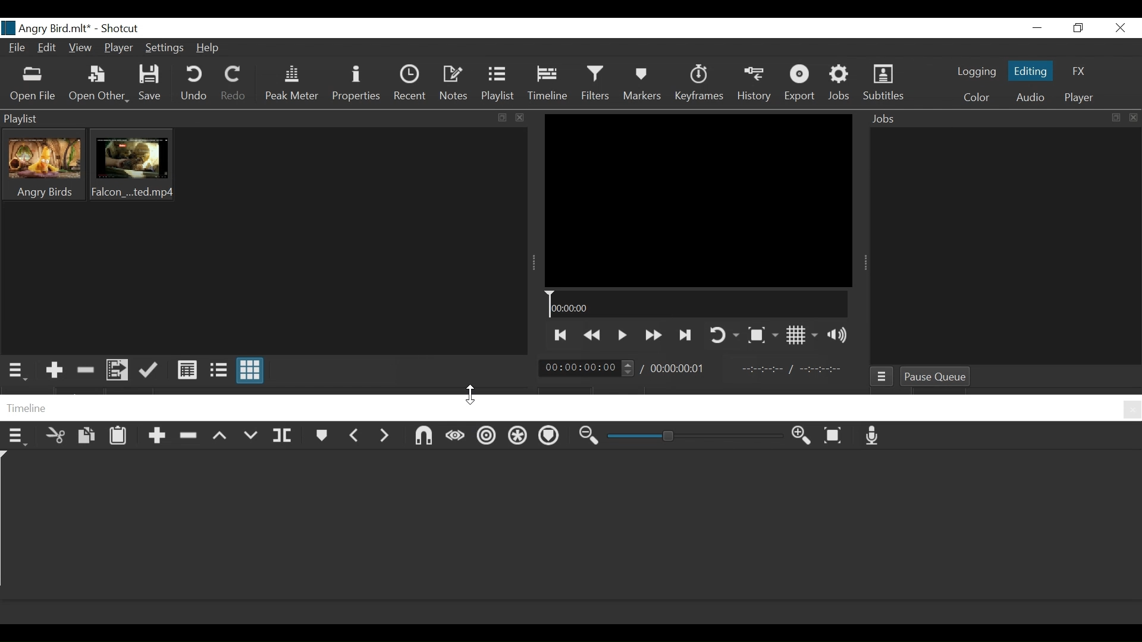  I want to click on Properties, so click(356, 84).